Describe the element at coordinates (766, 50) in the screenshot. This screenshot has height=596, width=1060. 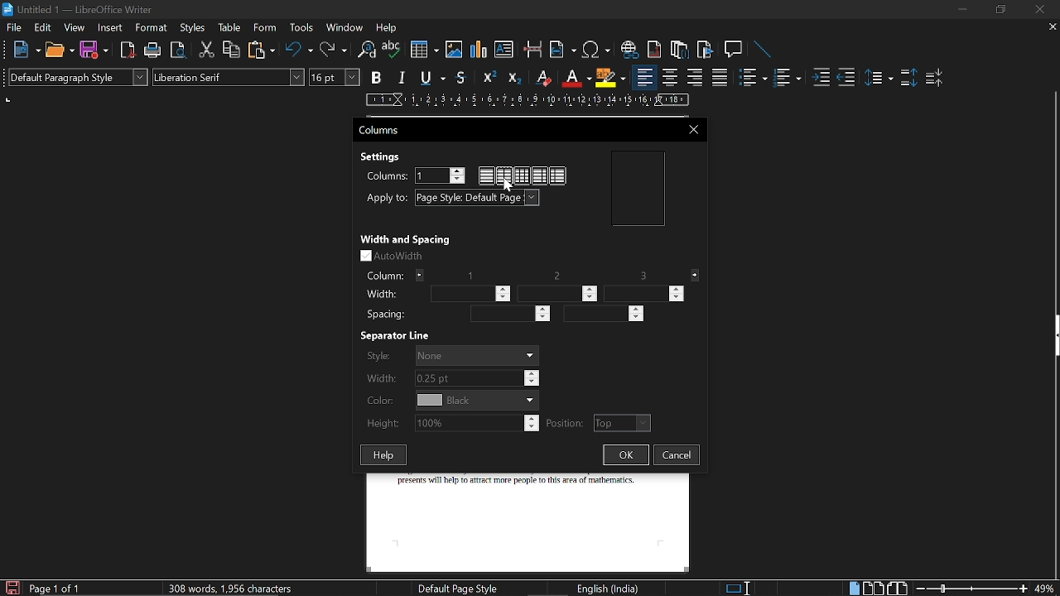
I see `Line` at that location.